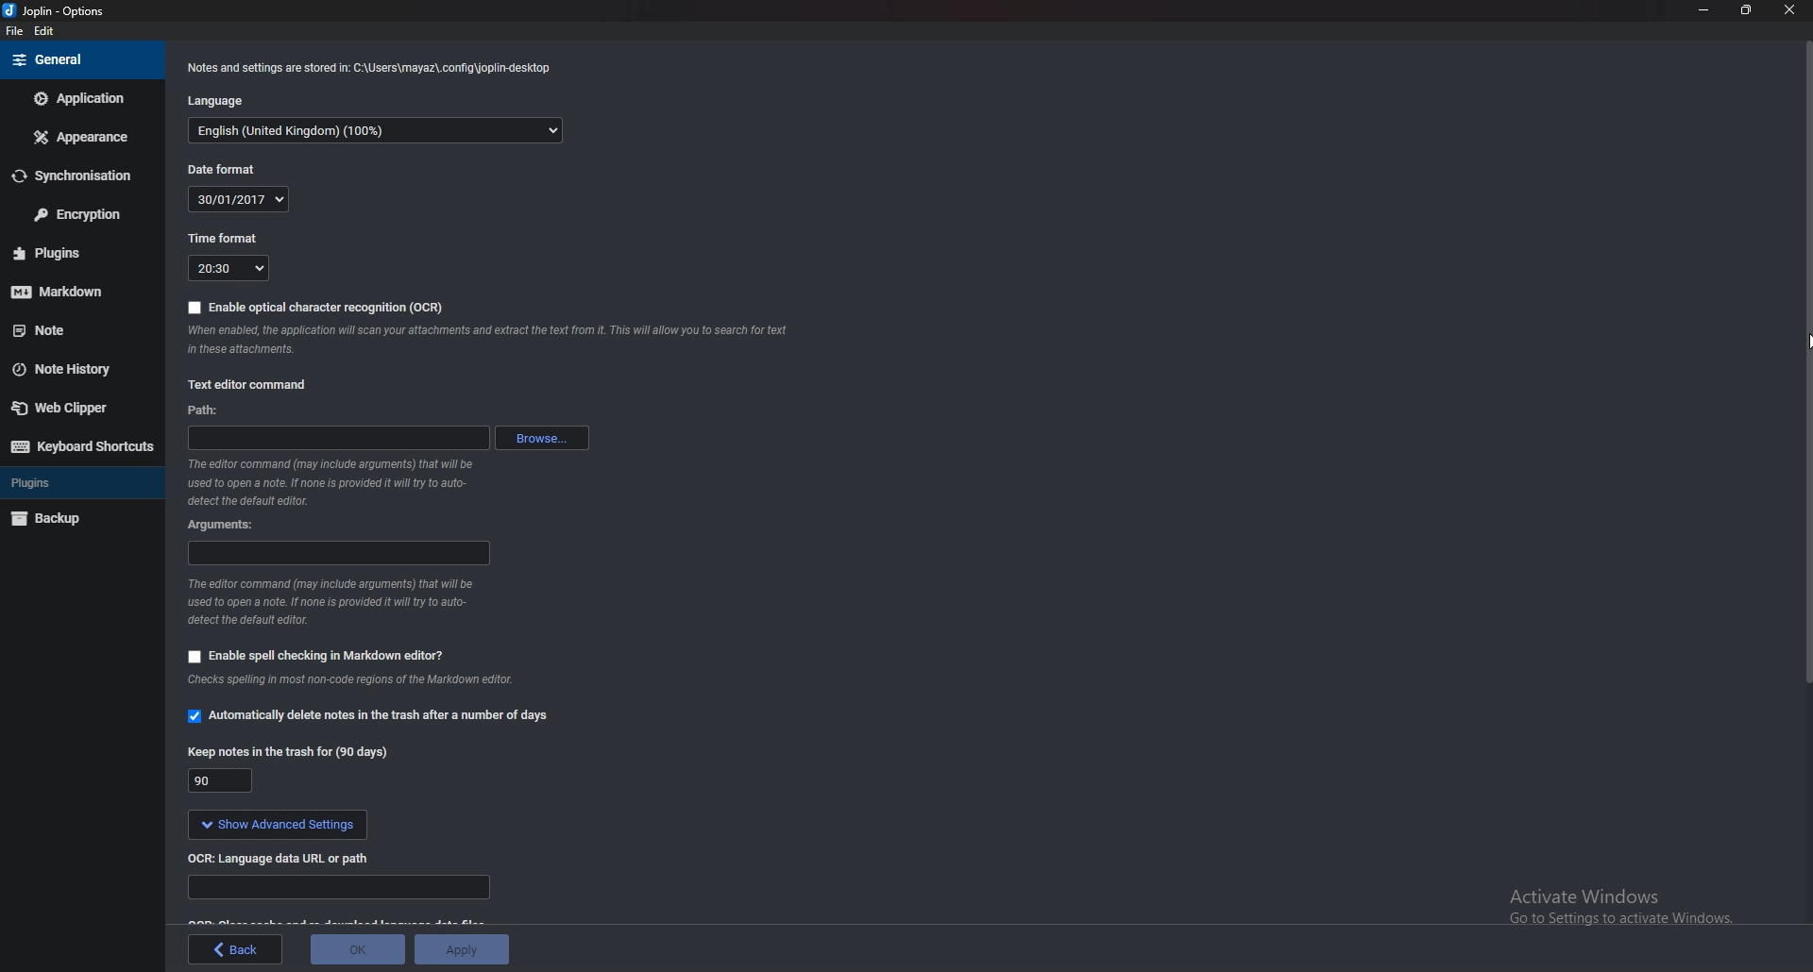 This screenshot has width=1813, height=972. I want to click on Text editor command, so click(249, 382).